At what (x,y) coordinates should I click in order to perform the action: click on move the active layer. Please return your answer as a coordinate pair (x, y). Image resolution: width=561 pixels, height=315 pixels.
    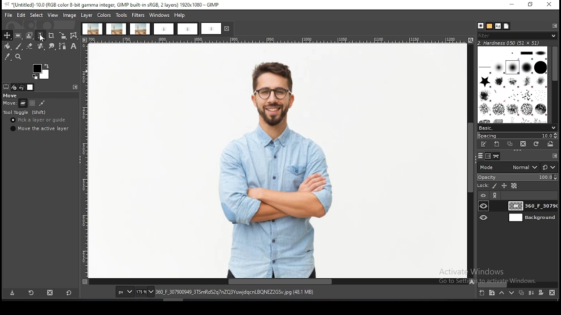
    Looking at the image, I should click on (41, 129).